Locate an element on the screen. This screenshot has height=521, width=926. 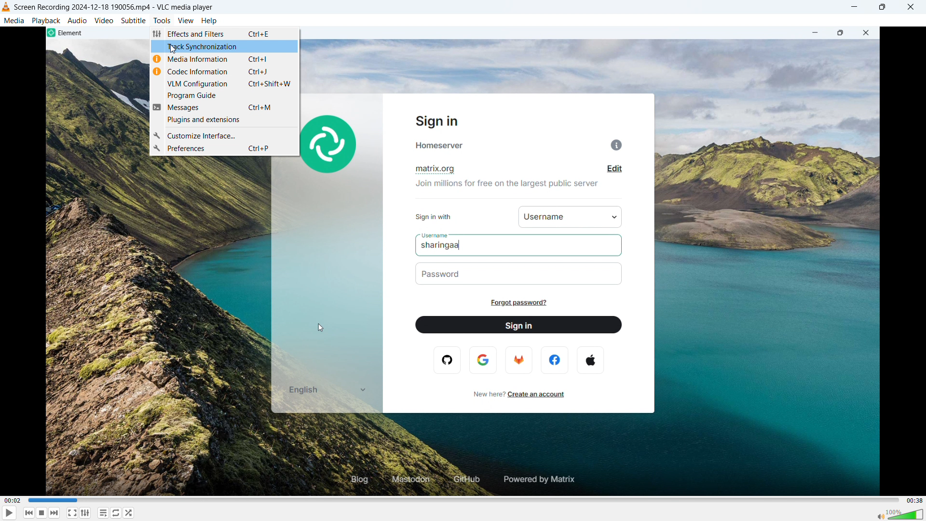
element logo is located at coordinates (50, 33).